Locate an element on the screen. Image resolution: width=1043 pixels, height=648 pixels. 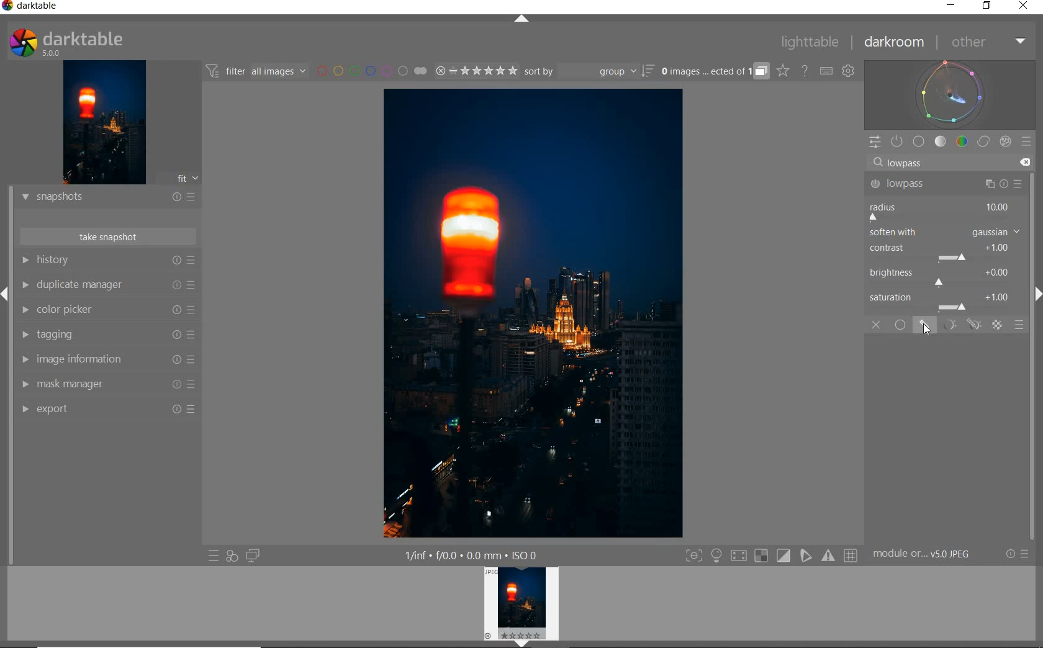
EXPAND/COLLAPSE is located at coordinates (523, 20).